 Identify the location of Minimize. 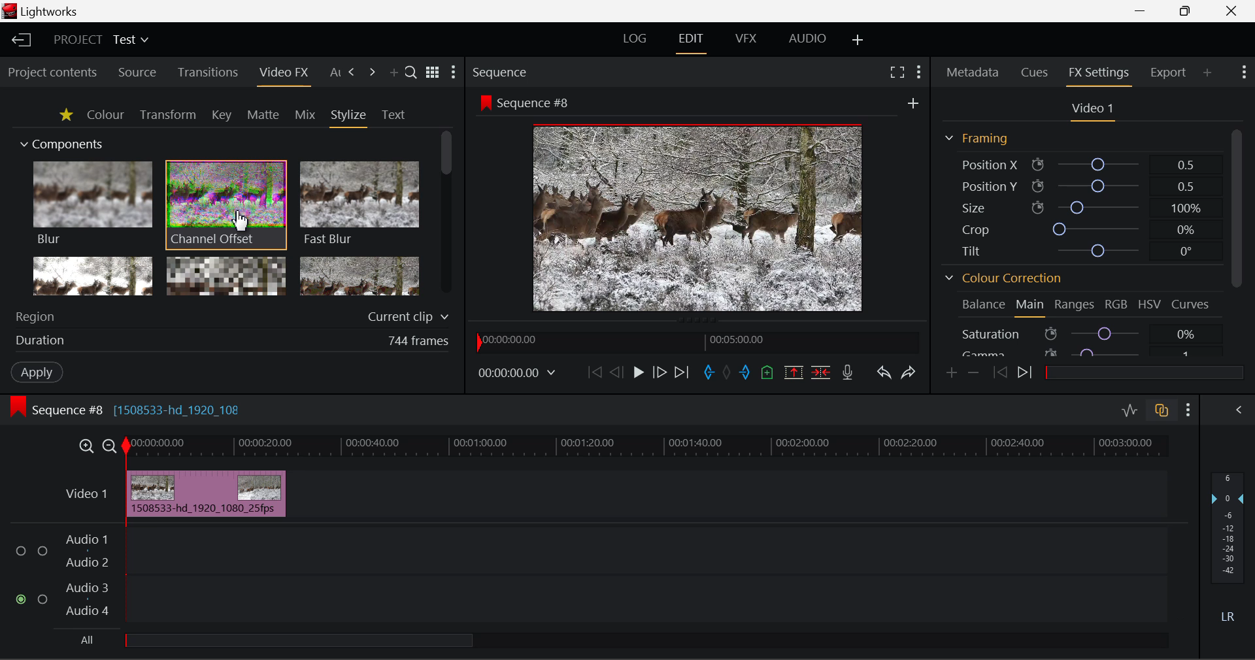
(1188, 11).